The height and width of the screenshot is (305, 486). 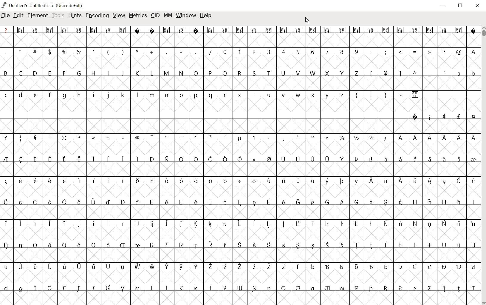 What do you see at coordinates (196, 288) in the screenshot?
I see `` at bounding box center [196, 288].